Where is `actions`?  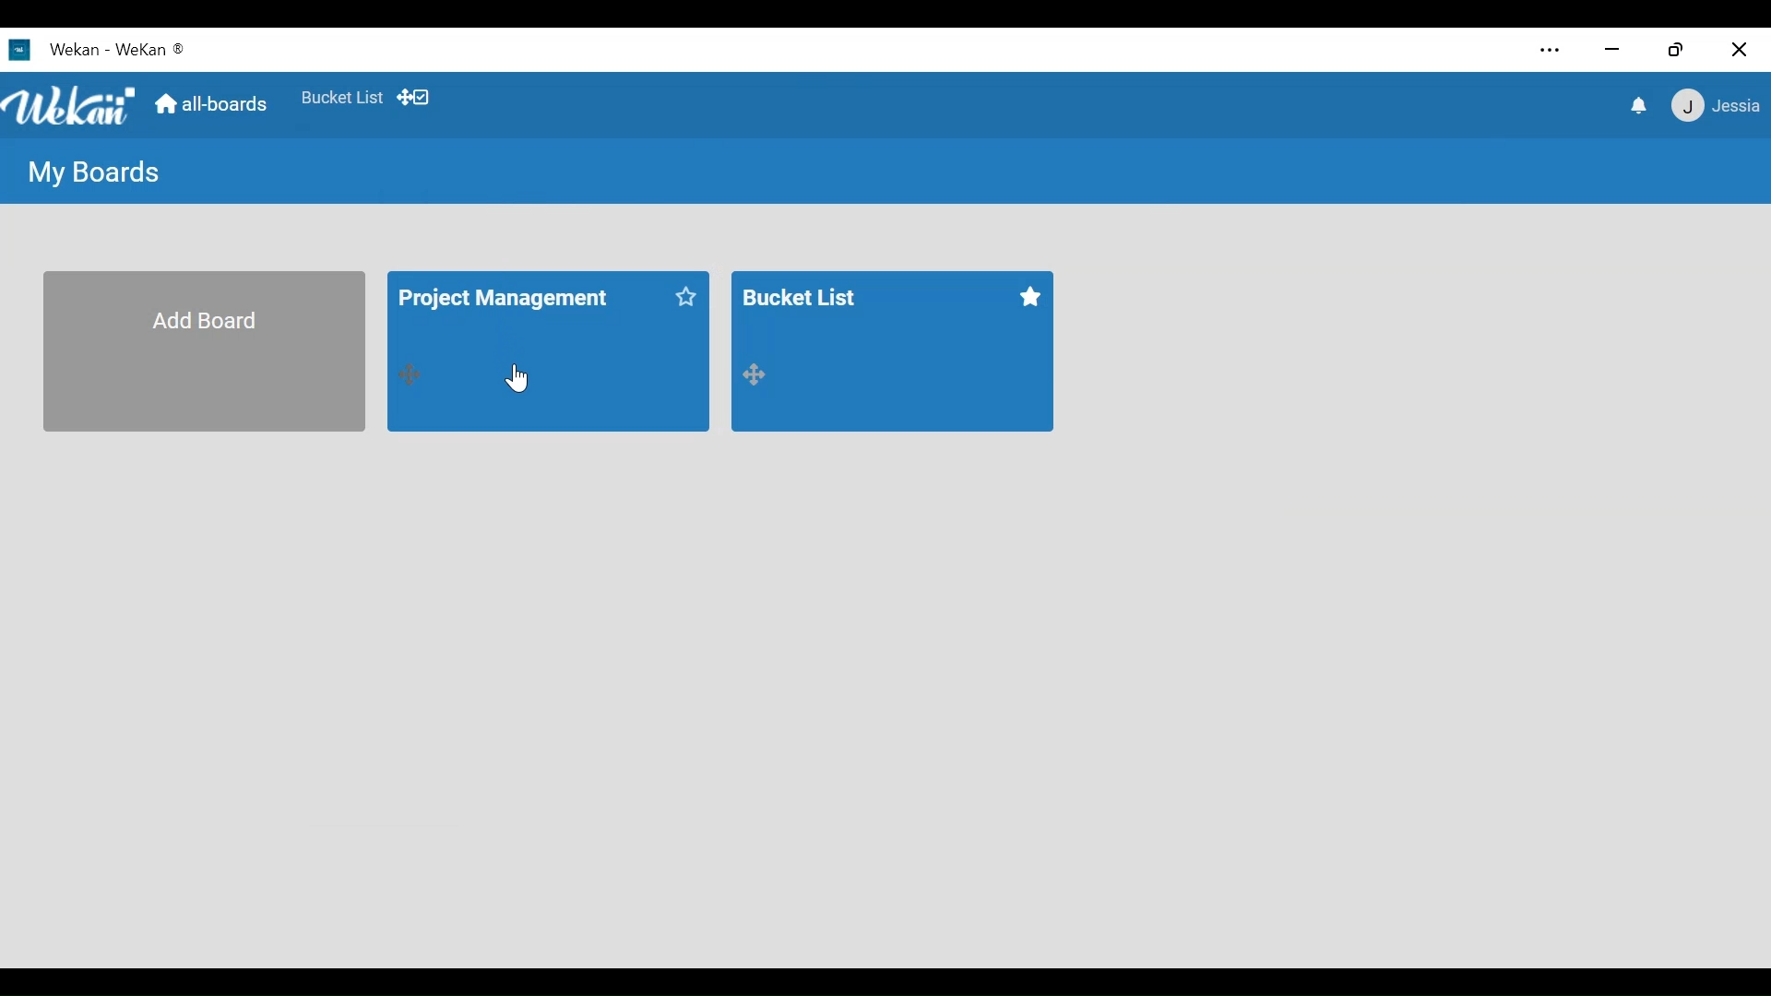 actions is located at coordinates (756, 373).